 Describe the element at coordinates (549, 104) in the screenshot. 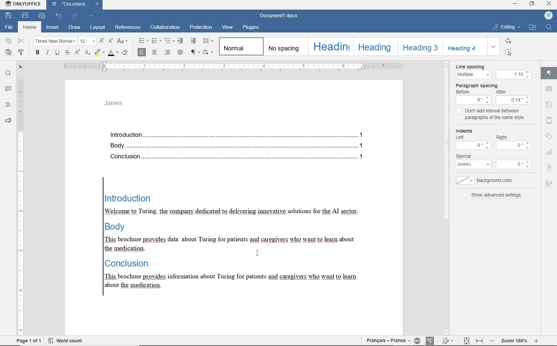

I see `image` at that location.